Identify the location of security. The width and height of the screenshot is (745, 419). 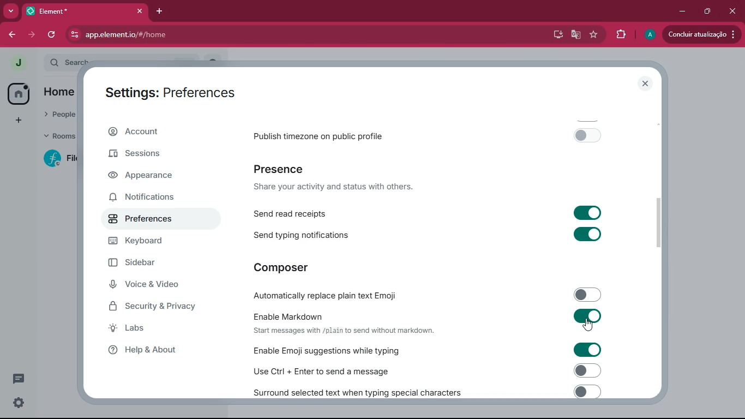
(159, 307).